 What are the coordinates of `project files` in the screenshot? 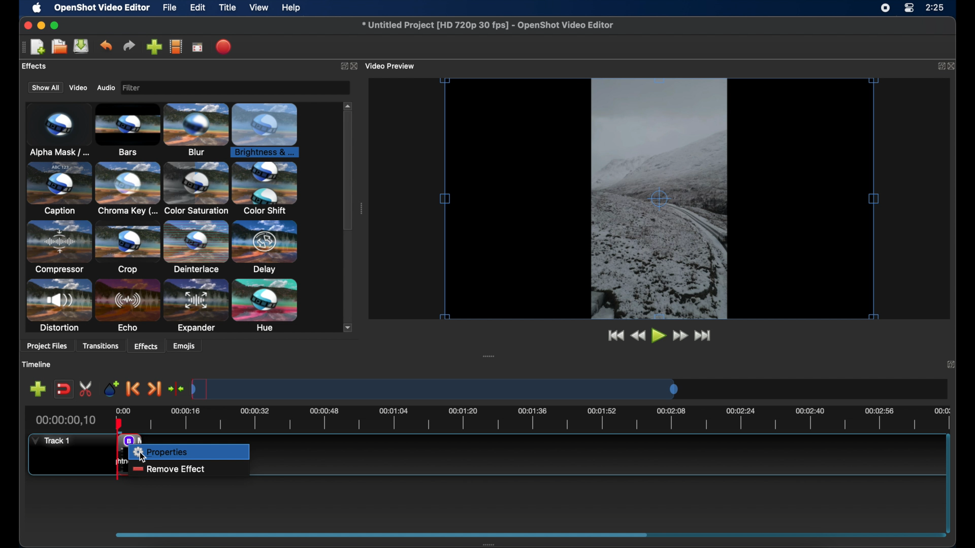 It's located at (47, 347).